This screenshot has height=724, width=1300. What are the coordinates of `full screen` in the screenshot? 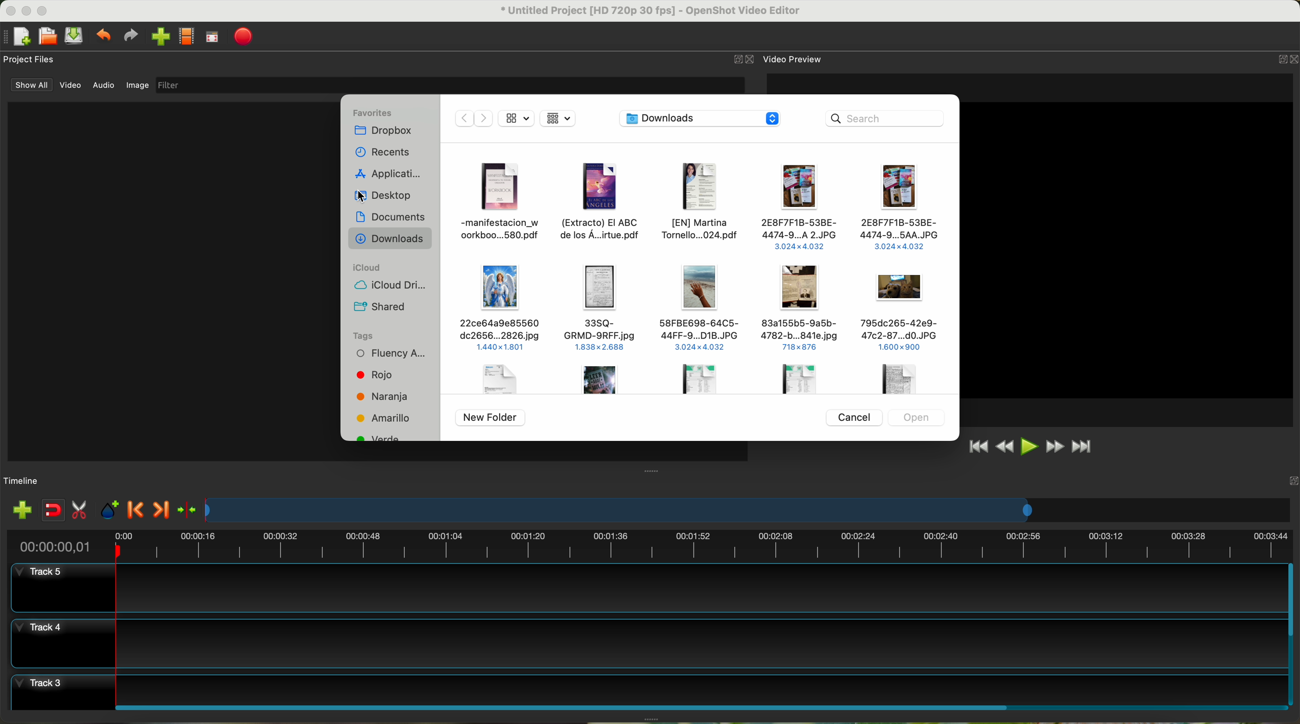 It's located at (212, 37).